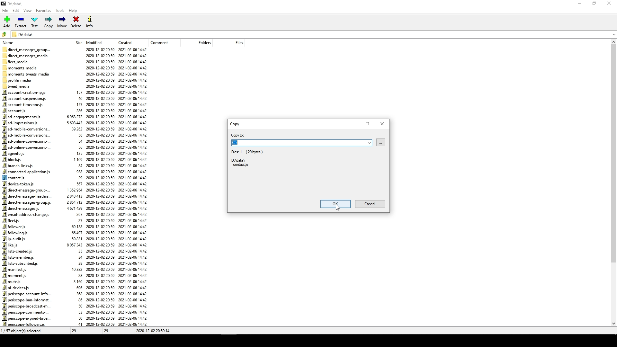 The image size is (617, 347). I want to click on account.js, so click(16, 110).